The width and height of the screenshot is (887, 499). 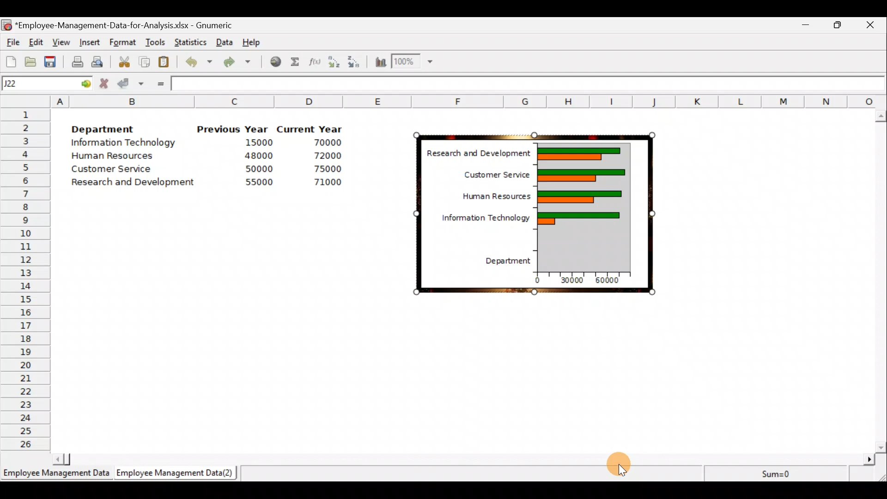 I want to click on Data, so click(x=225, y=41).